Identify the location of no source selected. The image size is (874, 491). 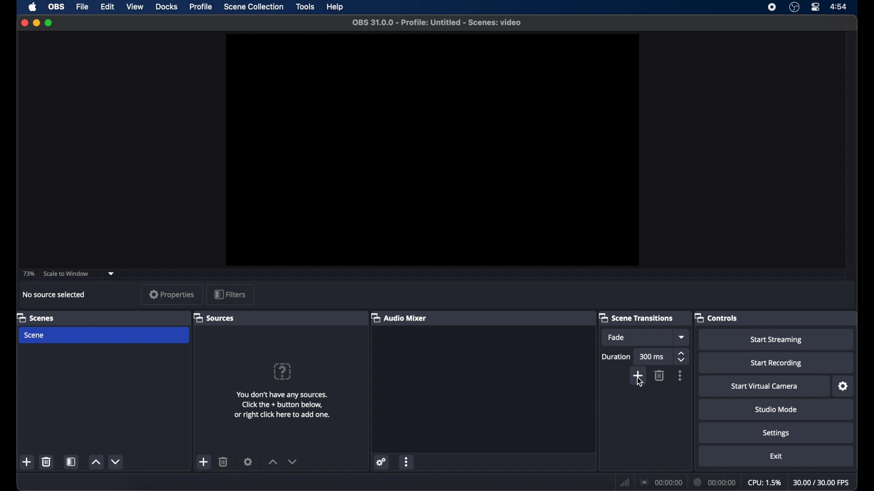
(54, 295).